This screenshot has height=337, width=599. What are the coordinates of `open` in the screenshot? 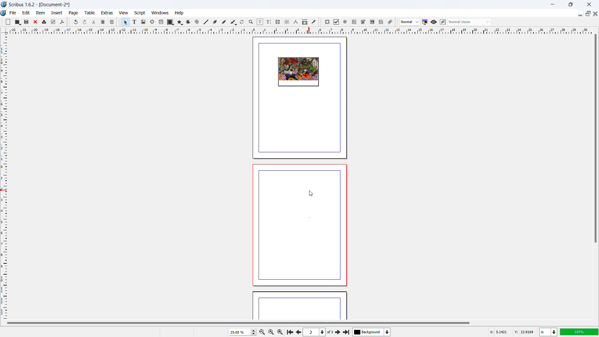 It's located at (17, 22).